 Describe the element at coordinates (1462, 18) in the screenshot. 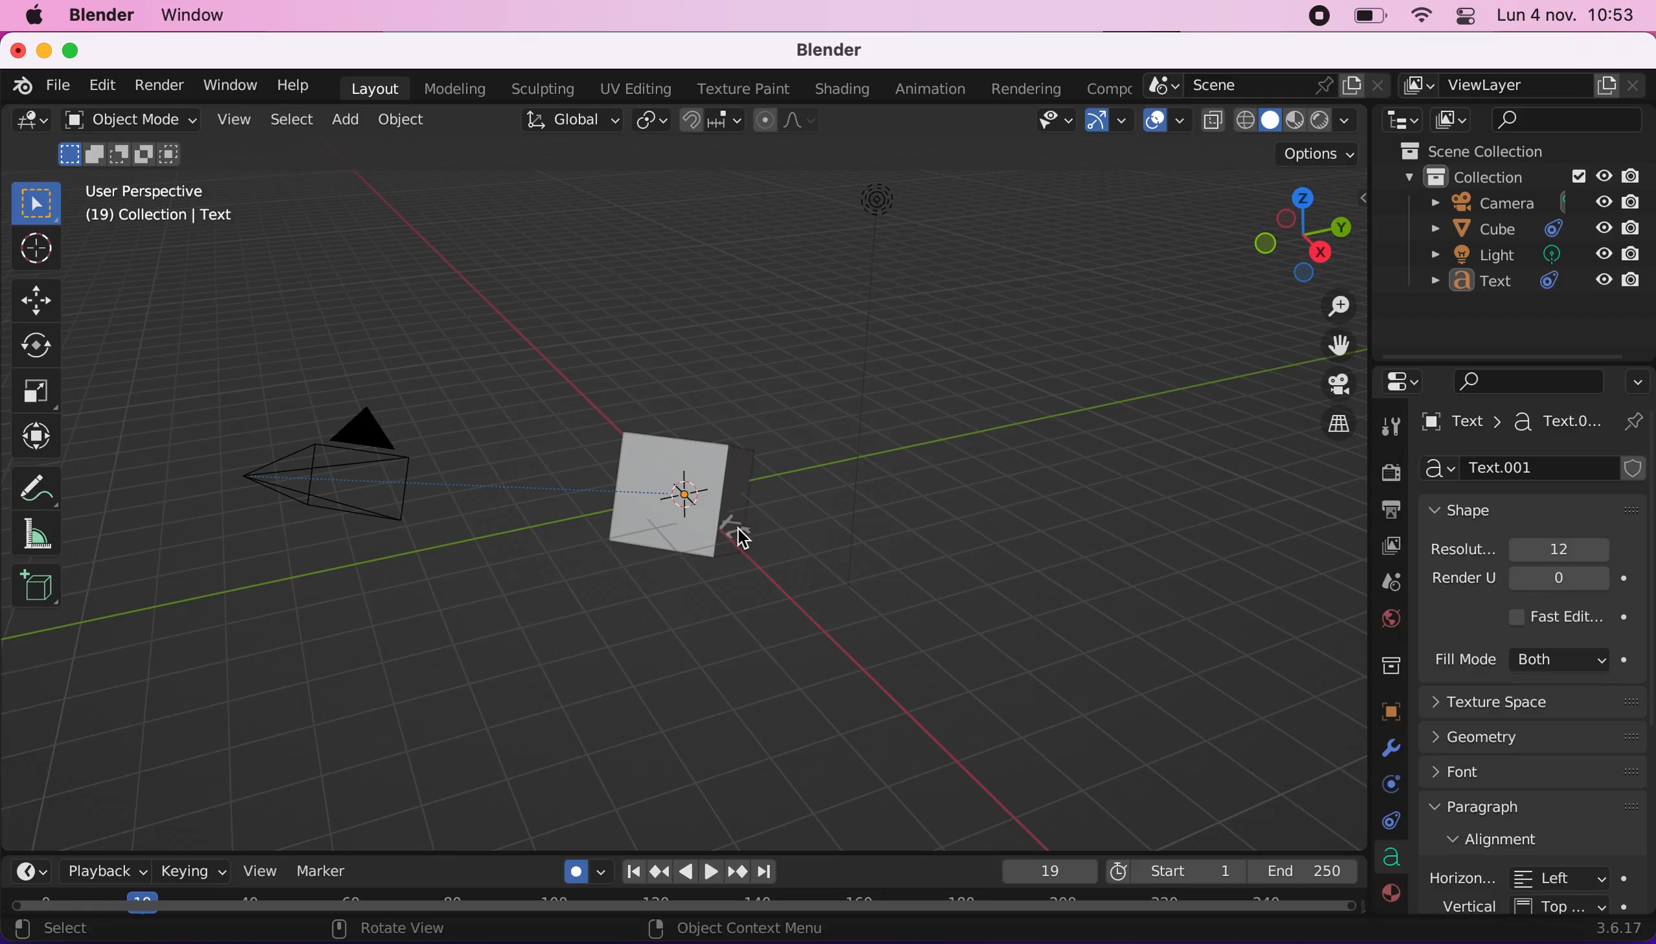

I see `panel control` at that location.